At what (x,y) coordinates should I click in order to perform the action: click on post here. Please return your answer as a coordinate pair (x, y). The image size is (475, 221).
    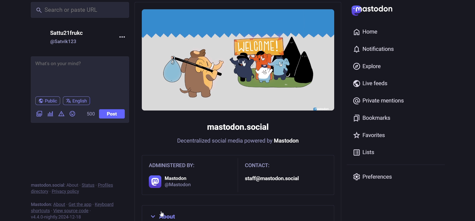
    Looking at the image, I should click on (79, 74).